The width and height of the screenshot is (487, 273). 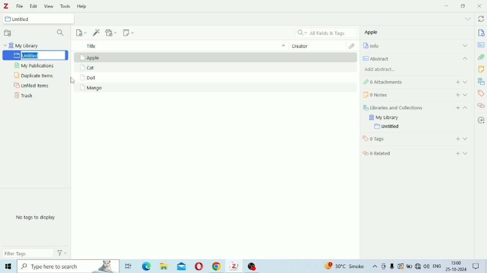 What do you see at coordinates (61, 32) in the screenshot?
I see `Filter Collections` at bounding box center [61, 32].